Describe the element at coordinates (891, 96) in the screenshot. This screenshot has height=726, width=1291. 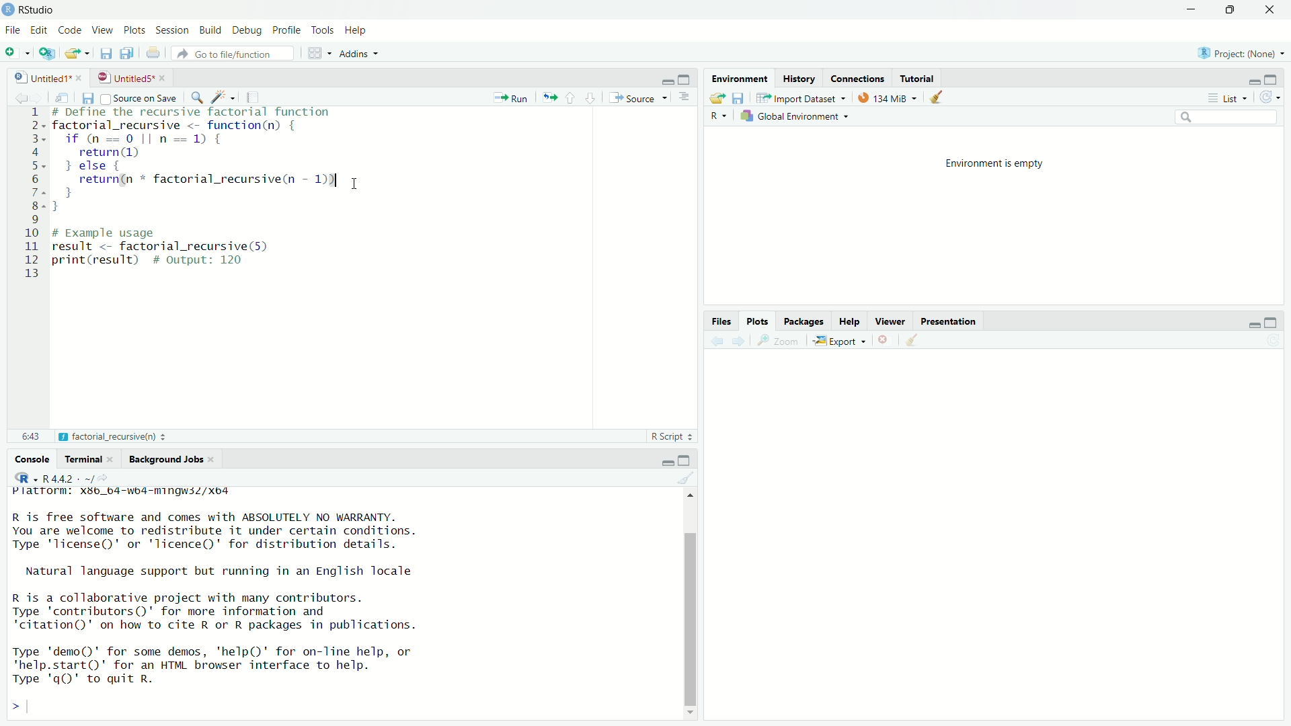
I see `134kib used by R session (Source: Windows System)` at that location.